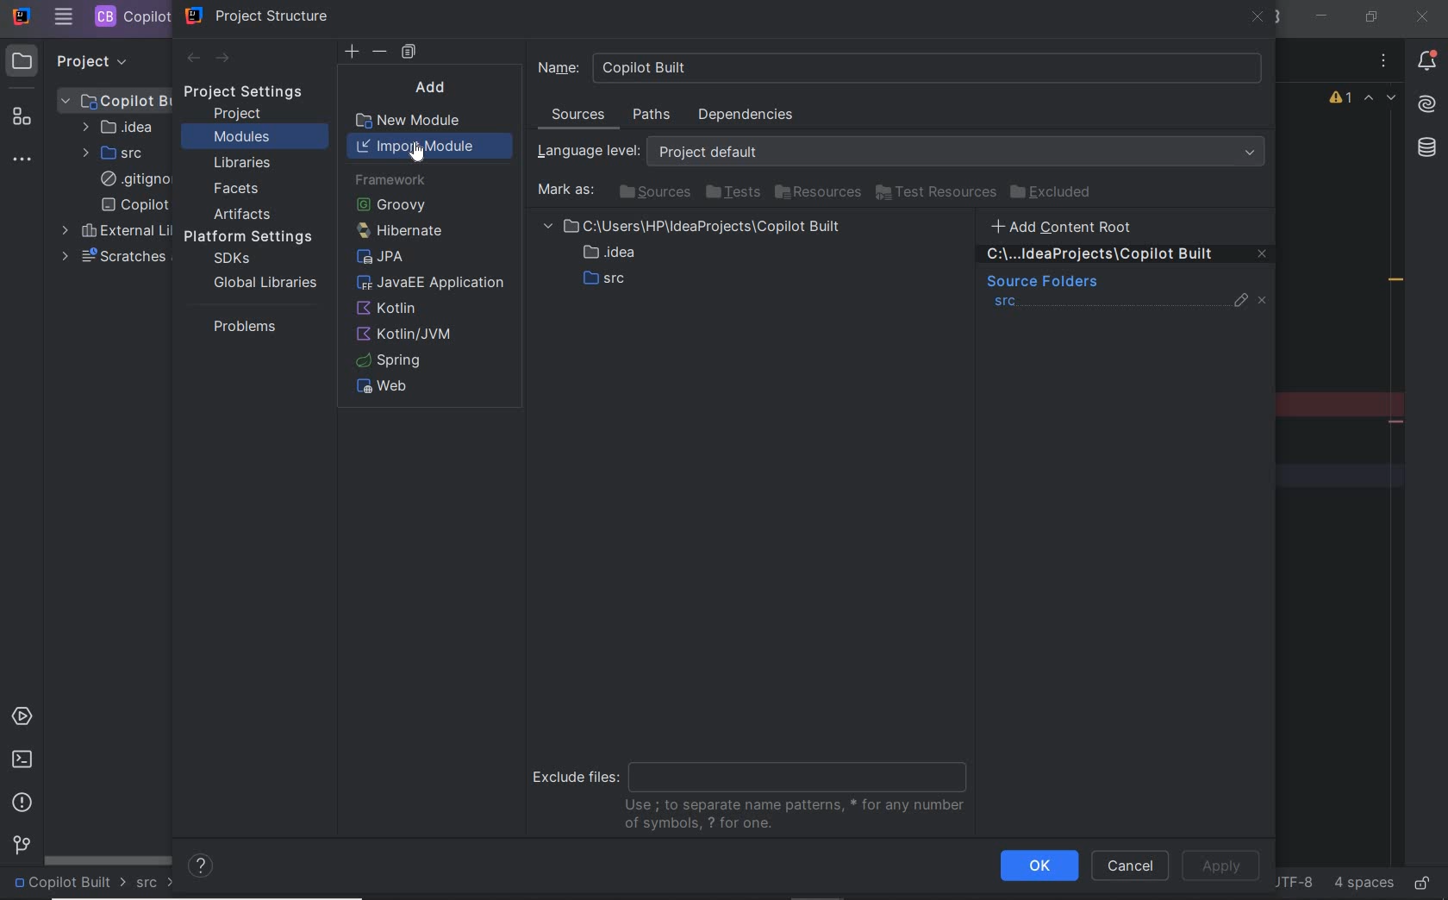 This screenshot has height=900, width=1448. Describe the element at coordinates (262, 282) in the screenshot. I see `global libraries` at that location.